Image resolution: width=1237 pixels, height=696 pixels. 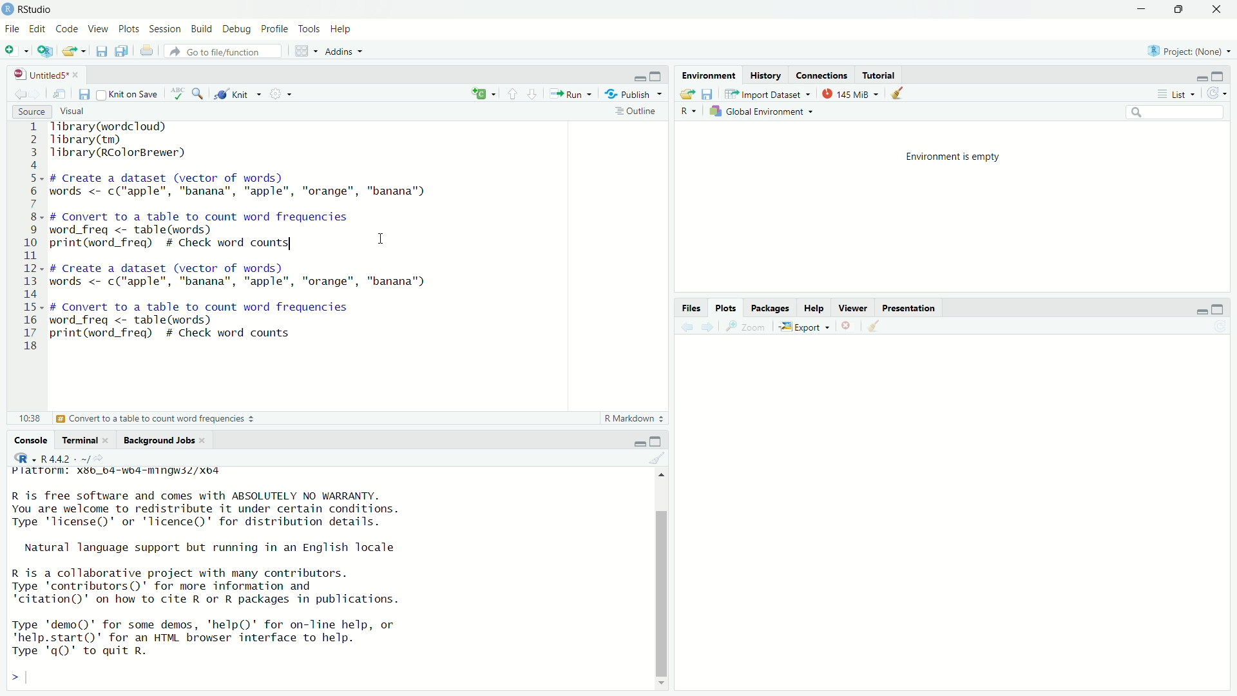 What do you see at coordinates (17, 49) in the screenshot?
I see `New file` at bounding box center [17, 49].